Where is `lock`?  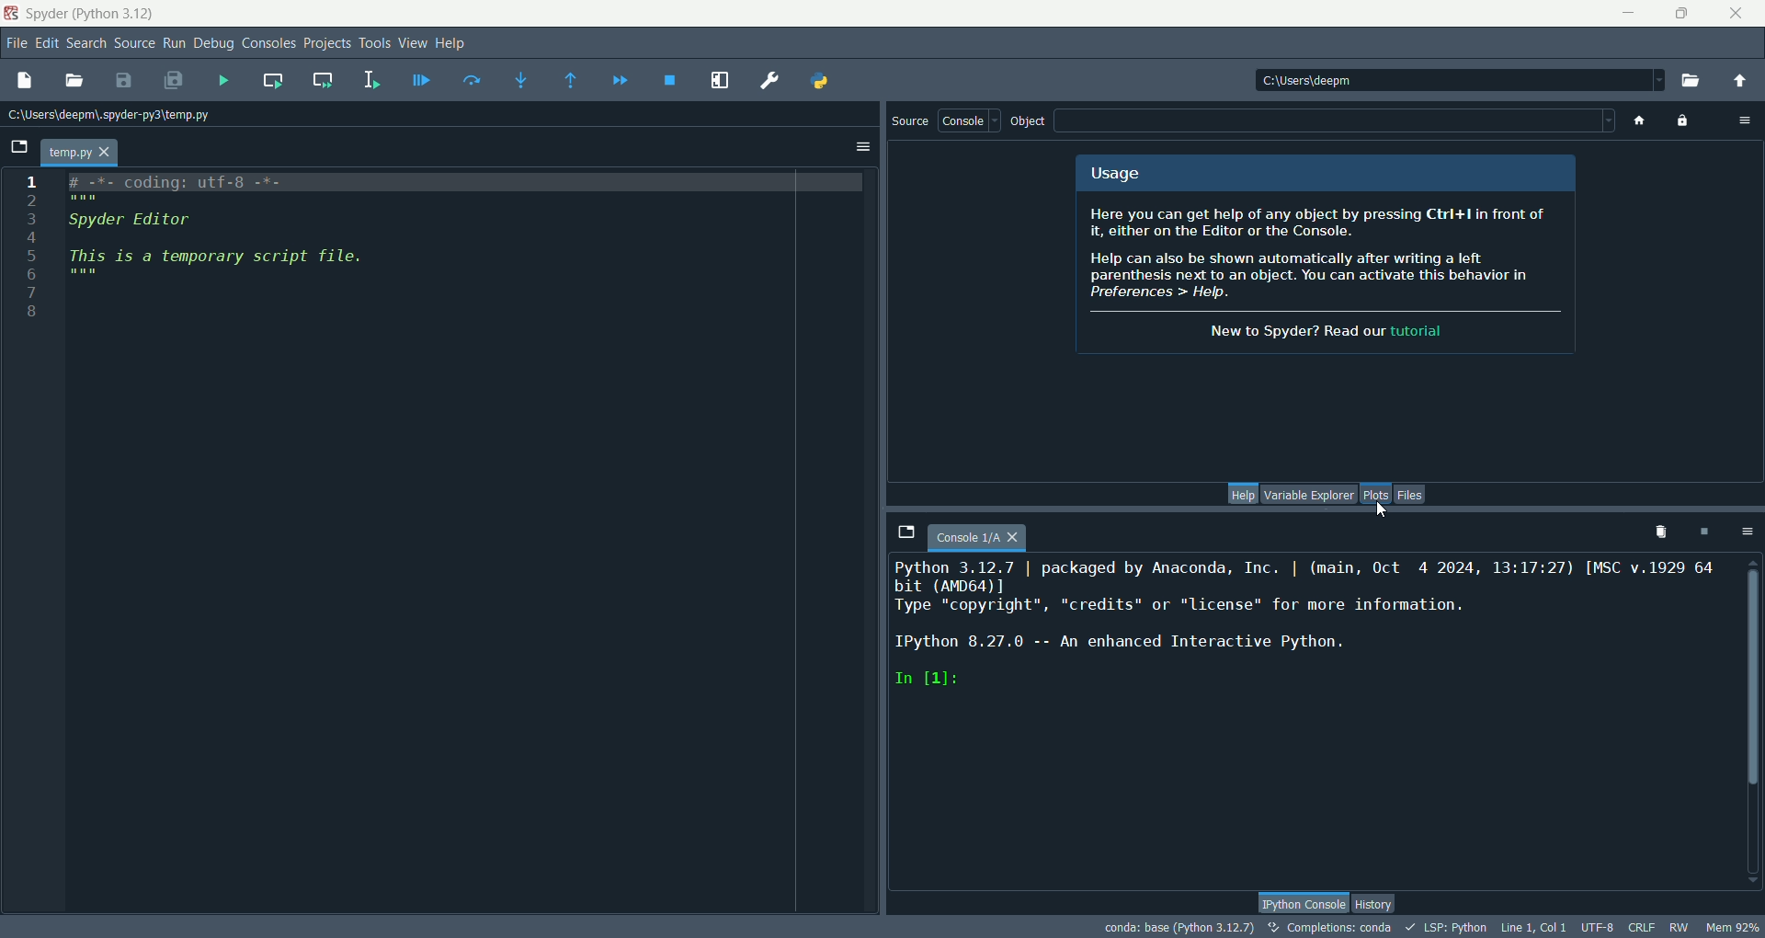 lock is located at coordinates (1686, 122).